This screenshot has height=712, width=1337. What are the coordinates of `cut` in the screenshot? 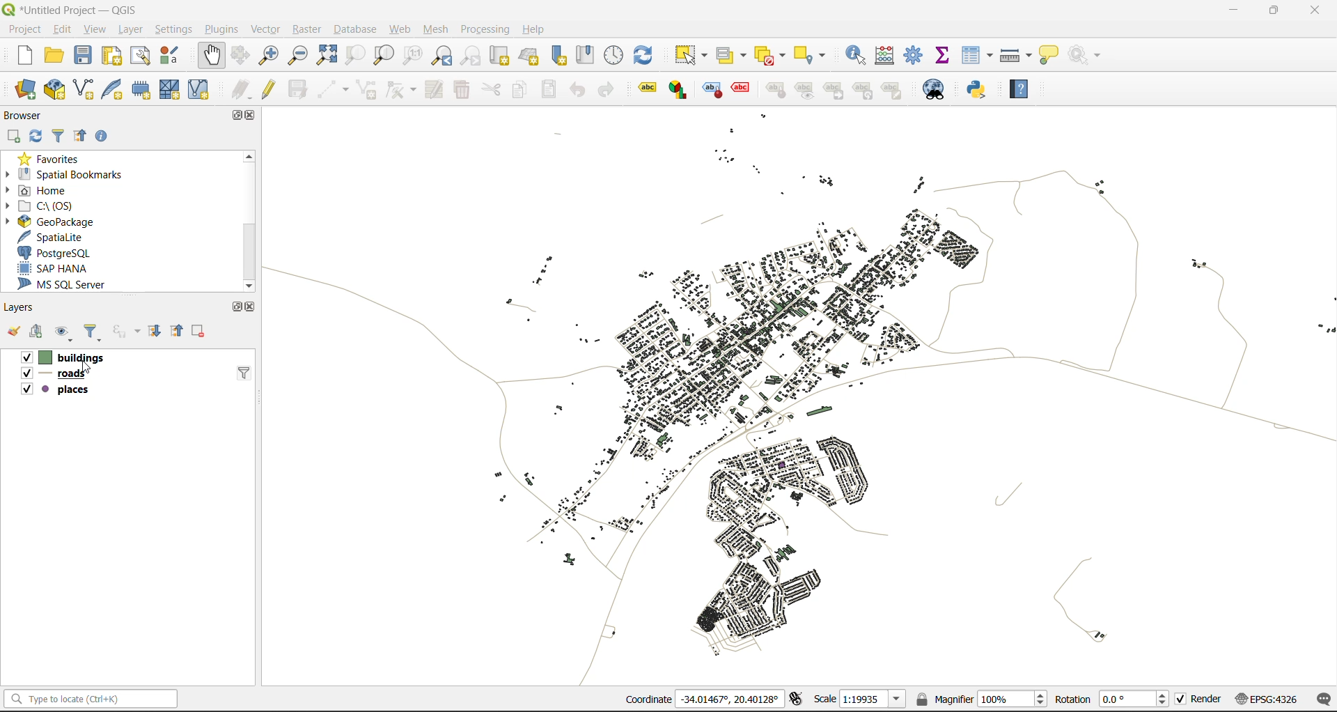 It's located at (490, 88).